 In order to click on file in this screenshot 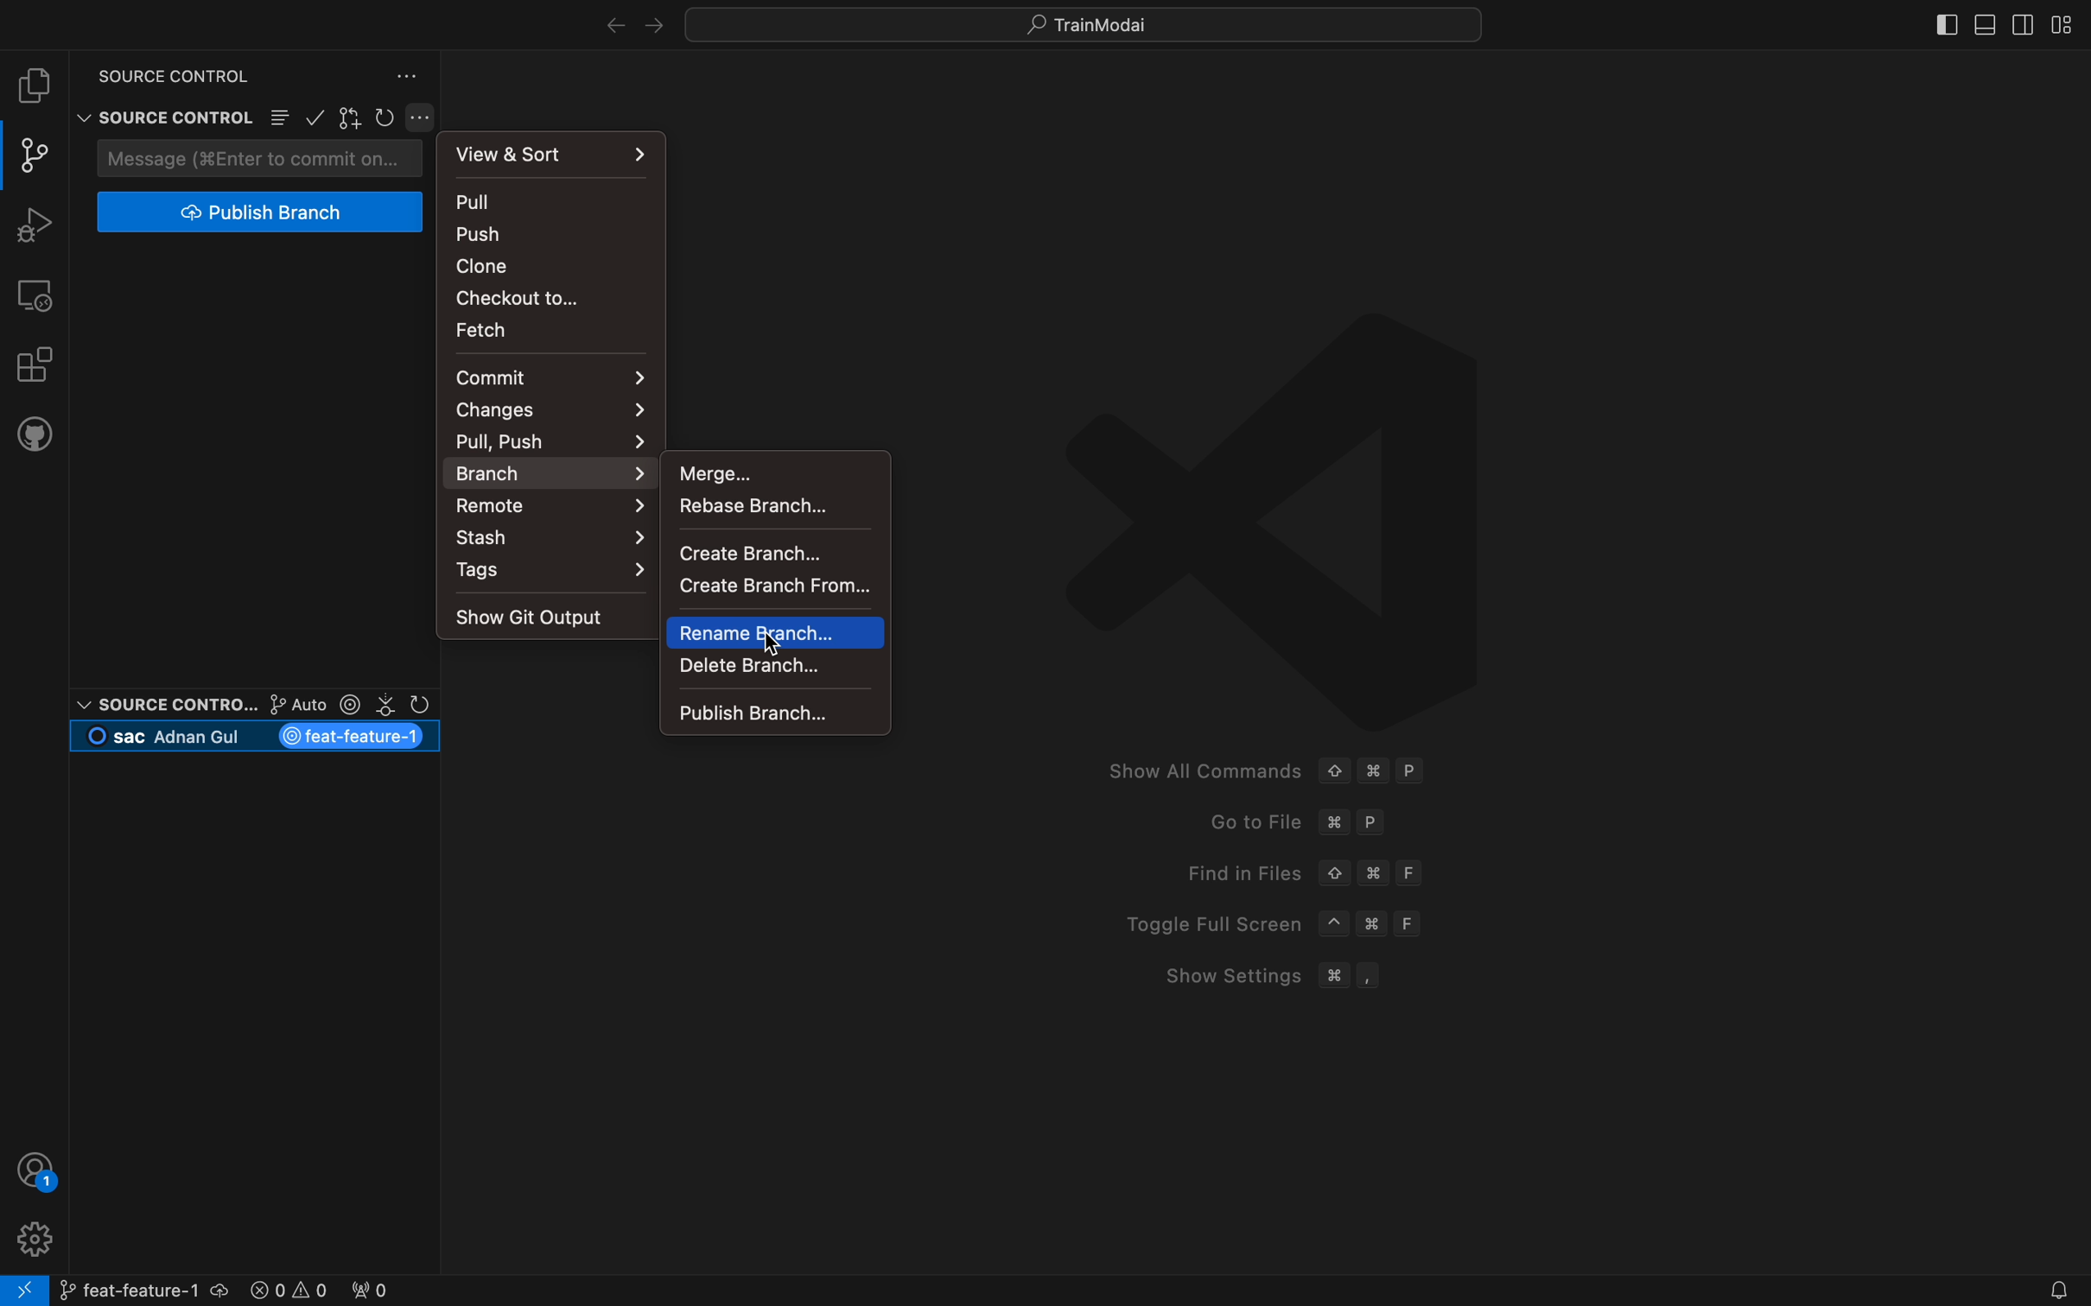, I will do `click(35, 86)`.